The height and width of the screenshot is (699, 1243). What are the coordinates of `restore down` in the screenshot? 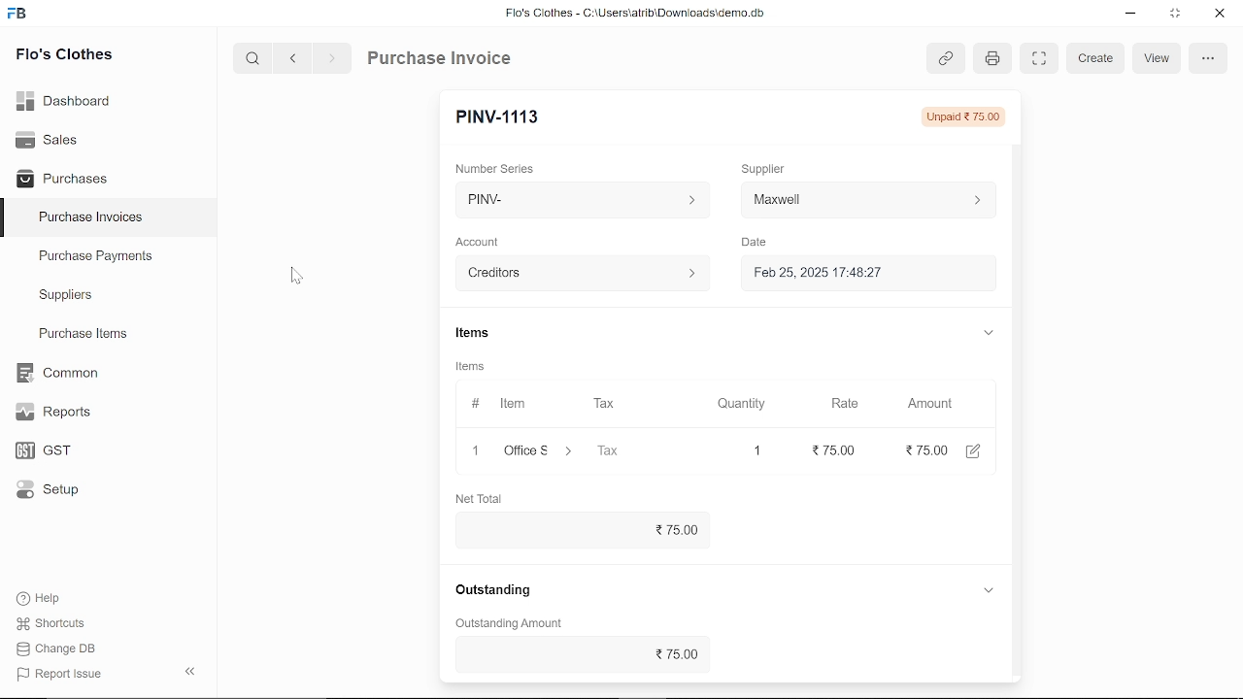 It's located at (1179, 15).